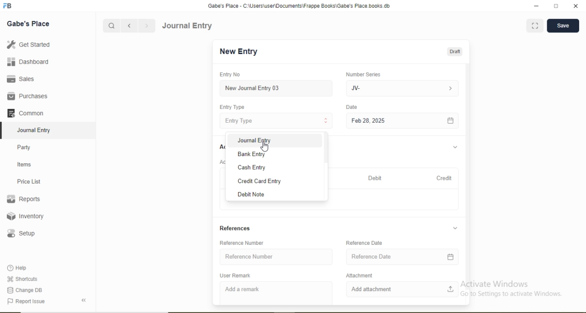  Describe the element at coordinates (235, 228) in the screenshot. I see `References` at that location.